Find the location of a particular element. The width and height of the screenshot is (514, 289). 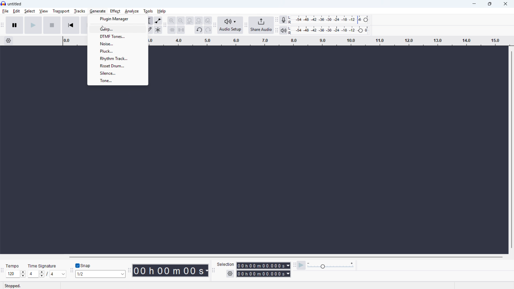

Redo  is located at coordinates (208, 30).